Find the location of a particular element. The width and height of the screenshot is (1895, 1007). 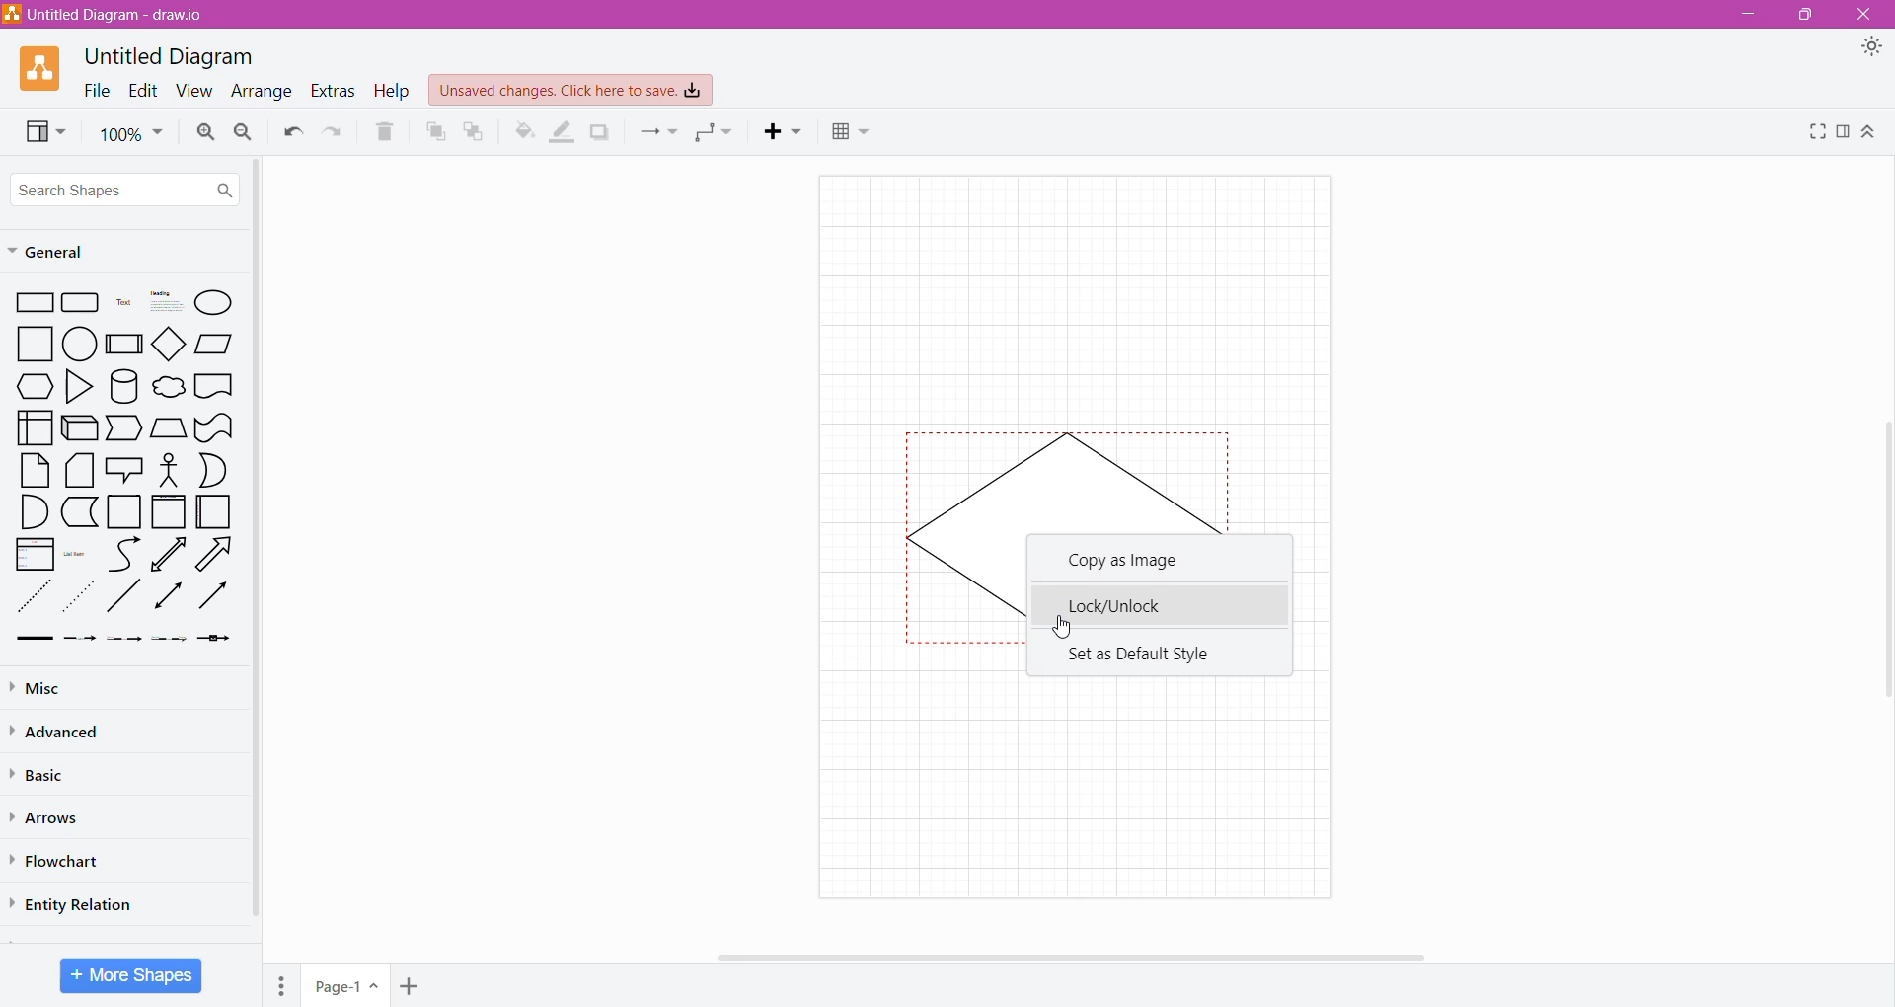

Help is located at coordinates (392, 92).